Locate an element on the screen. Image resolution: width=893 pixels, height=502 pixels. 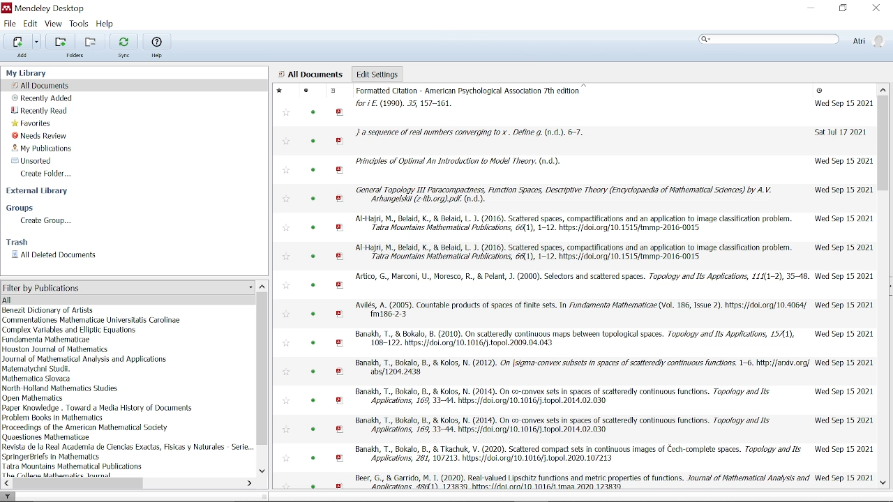
favourite is located at coordinates (287, 431).